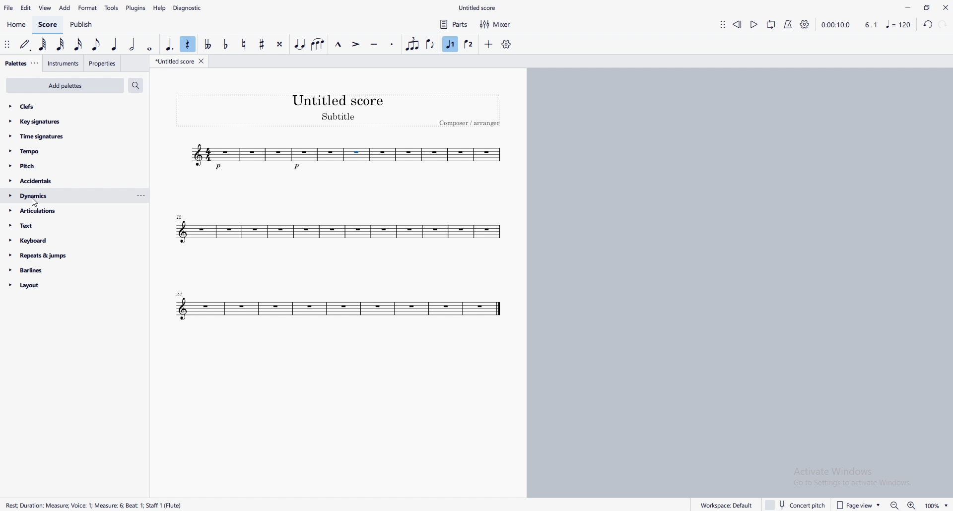  I want to click on maximize, so click(927, 7).